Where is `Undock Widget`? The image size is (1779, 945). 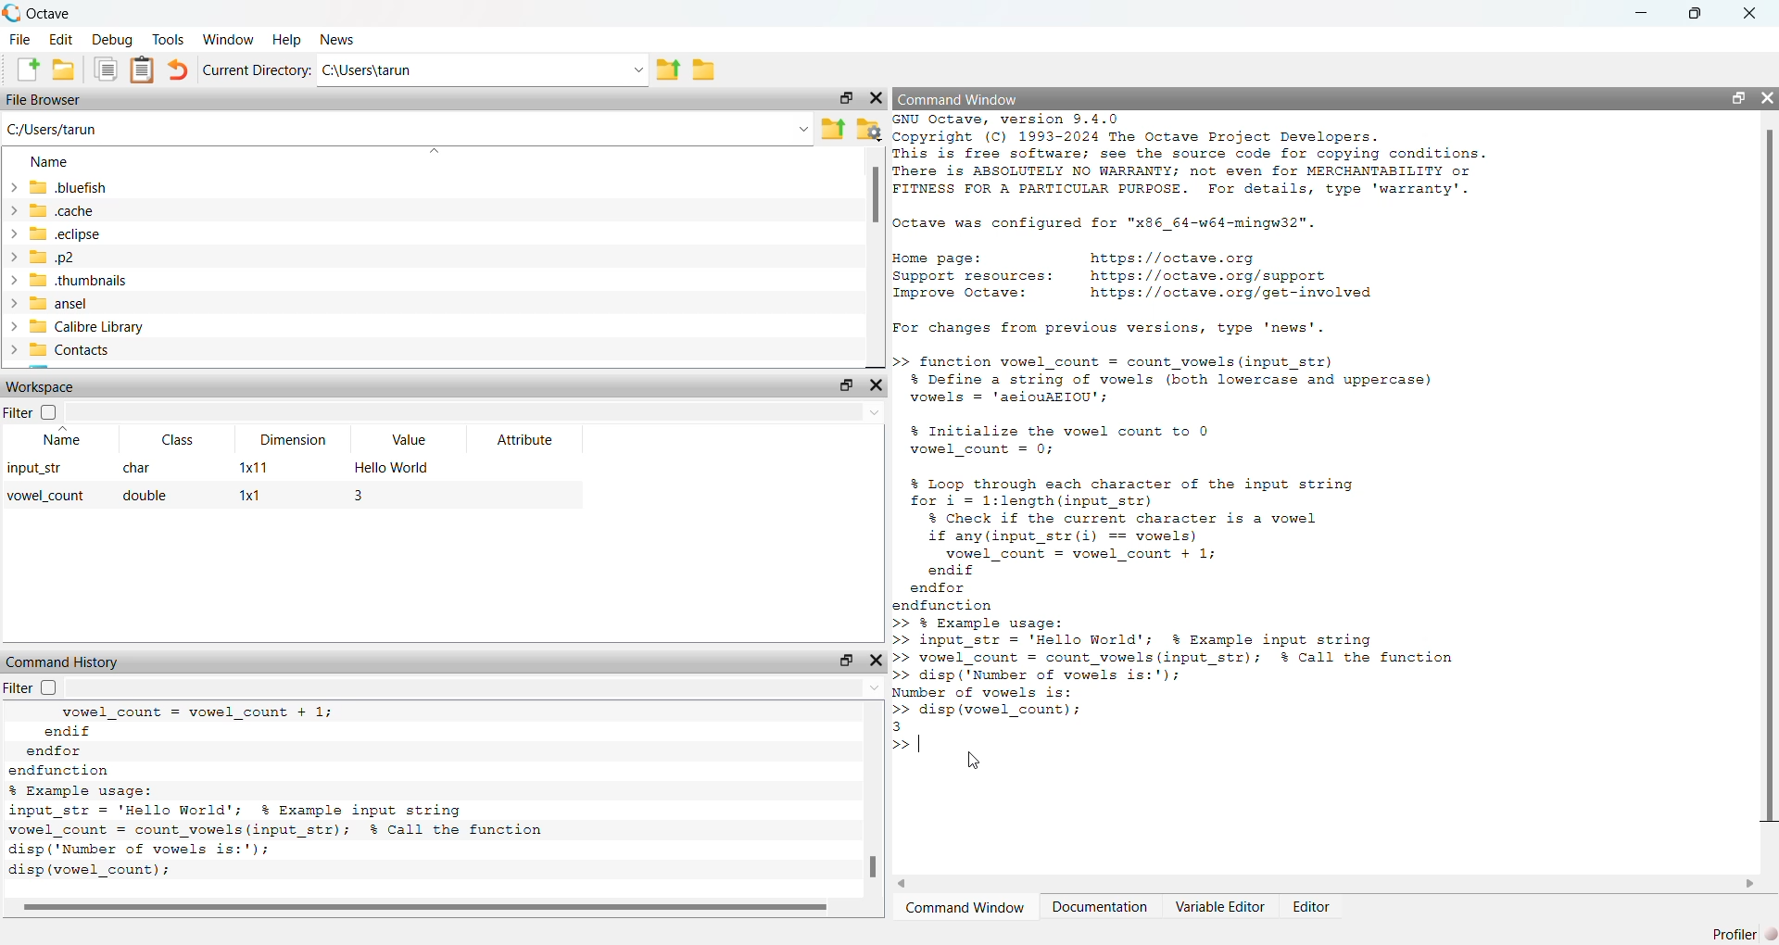
Undock Widget is located at coordinates (845, 660).